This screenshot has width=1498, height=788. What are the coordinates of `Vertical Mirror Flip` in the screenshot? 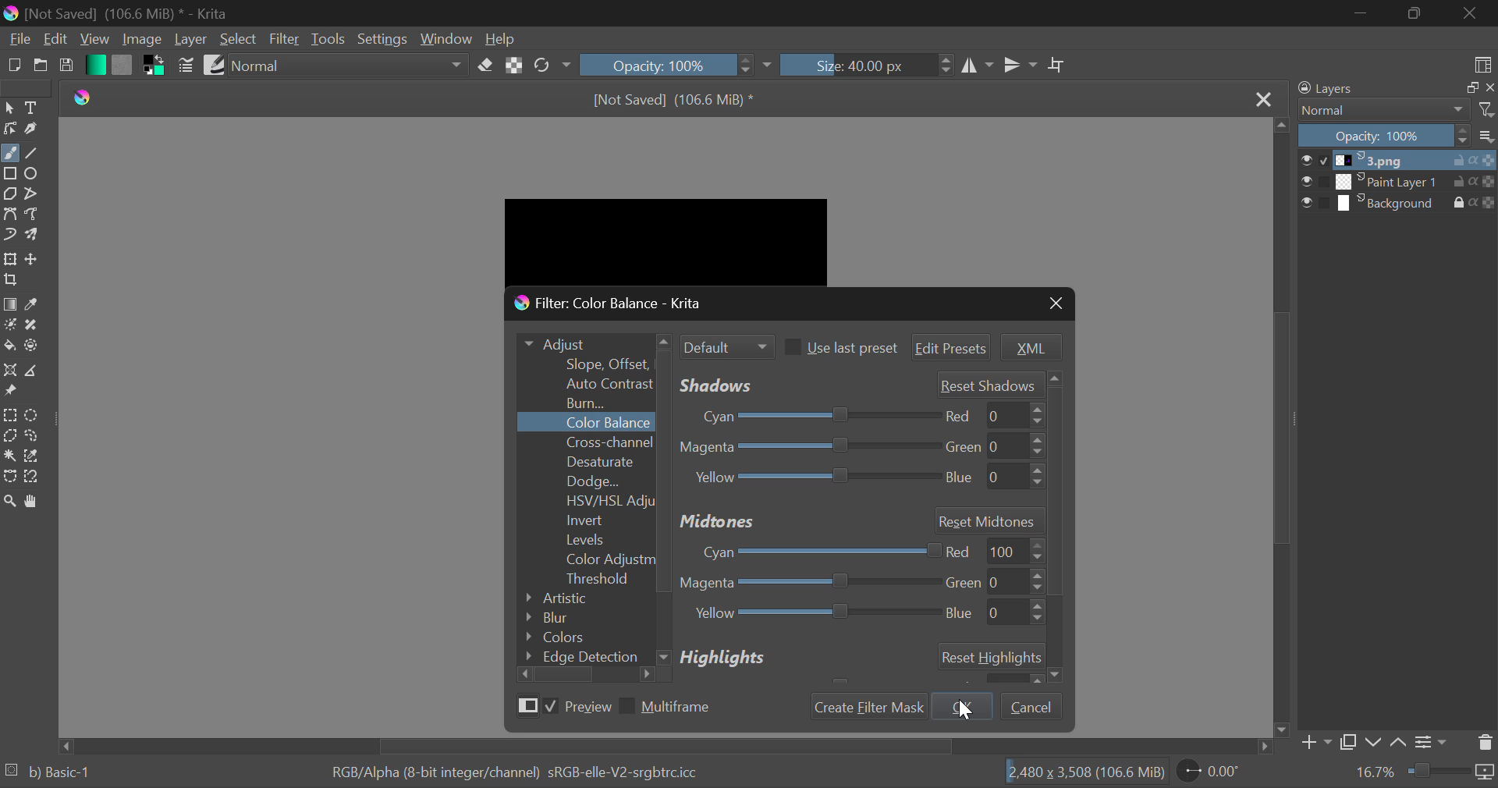 It's located at (978, 64).